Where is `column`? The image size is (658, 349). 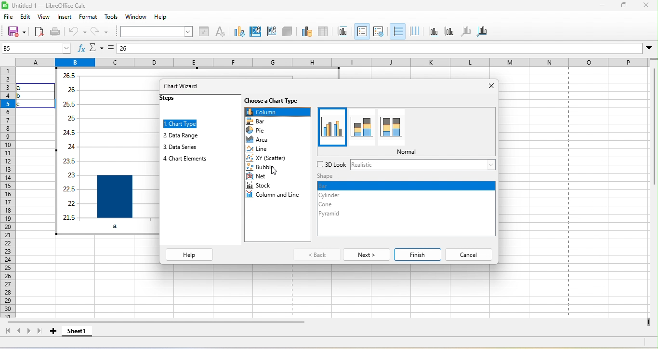
column is located at coordinates (278, 111).